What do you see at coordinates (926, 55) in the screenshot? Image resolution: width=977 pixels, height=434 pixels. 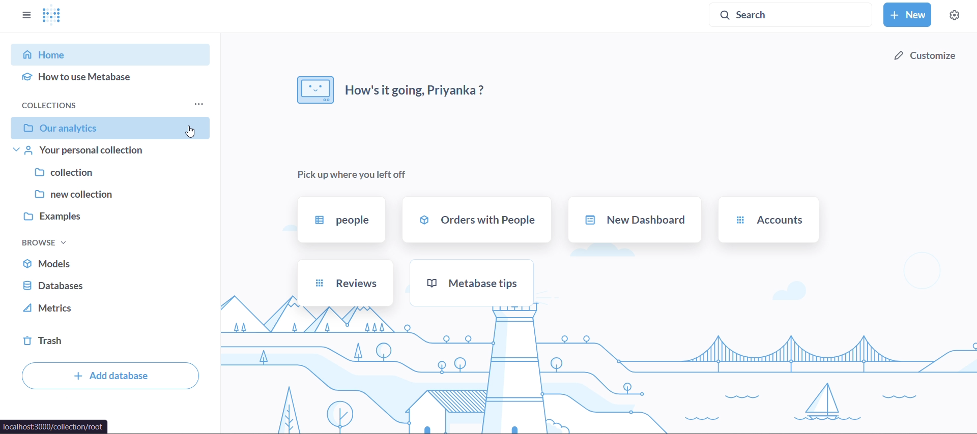 I see `customize` at bounding box center [926, 55].